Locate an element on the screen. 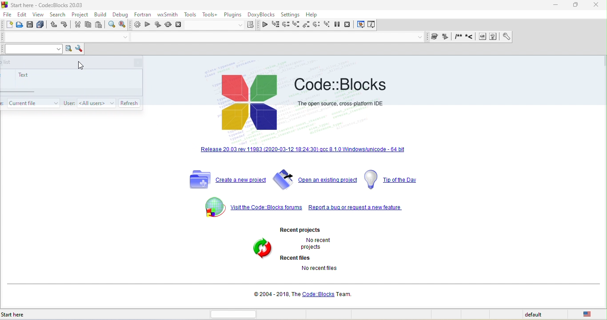 This screenshot has width=607, height=320. save is located at coordinates (31, 25).